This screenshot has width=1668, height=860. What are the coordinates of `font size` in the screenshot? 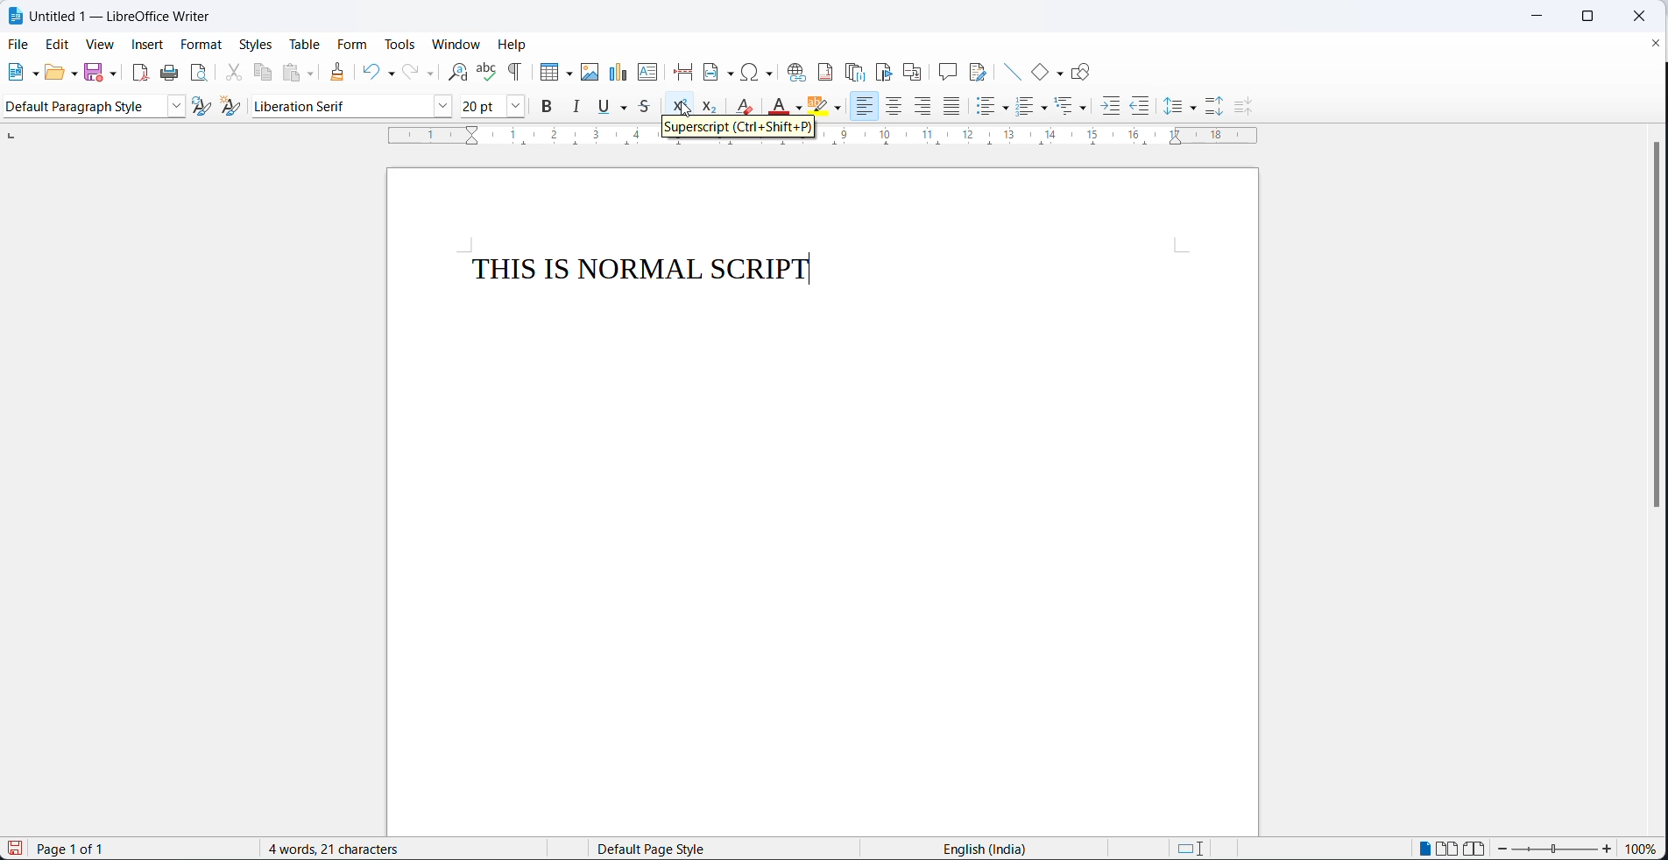 It's located at (484, 105).